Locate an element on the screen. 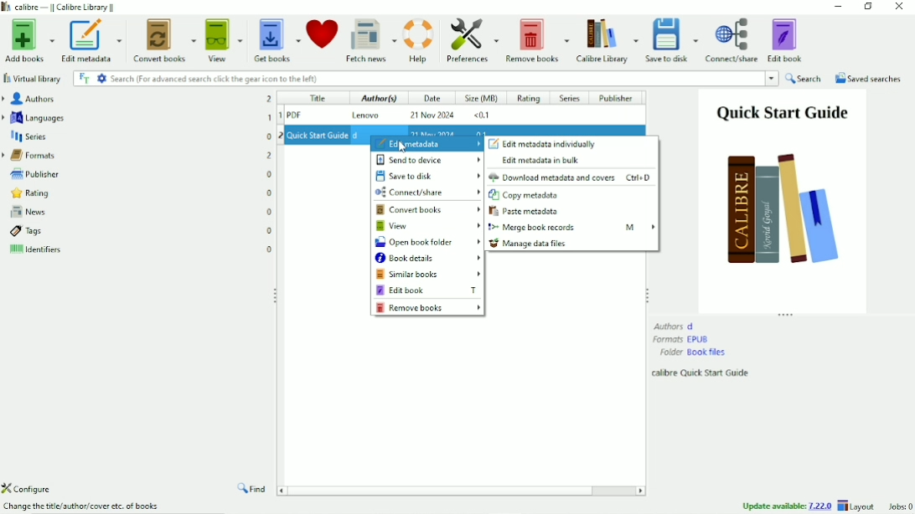 The height and width of the screenshot is (514, 915). Paste metadata is located at coordinates (527, 212).